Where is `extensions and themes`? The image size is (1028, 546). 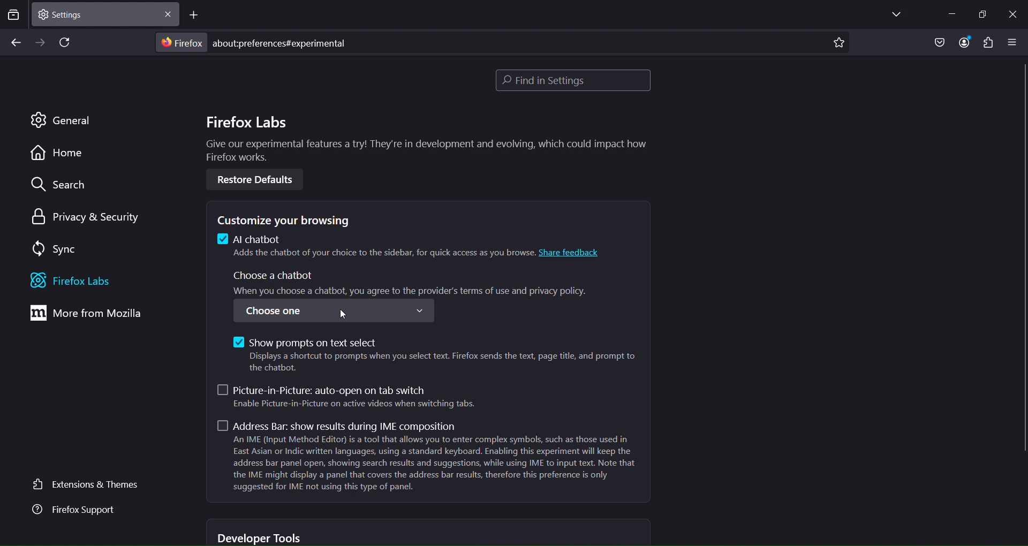 extensions and themes is located at coordinates (84, 483).